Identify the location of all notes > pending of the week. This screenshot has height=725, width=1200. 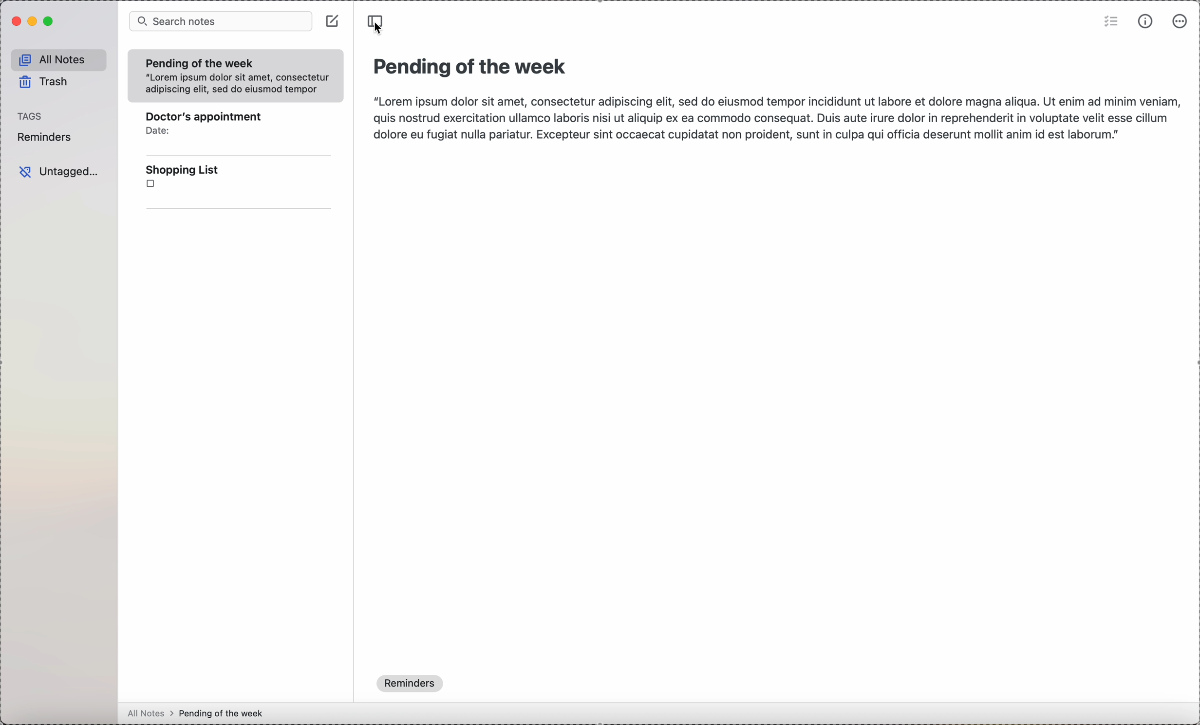
(199, 710).